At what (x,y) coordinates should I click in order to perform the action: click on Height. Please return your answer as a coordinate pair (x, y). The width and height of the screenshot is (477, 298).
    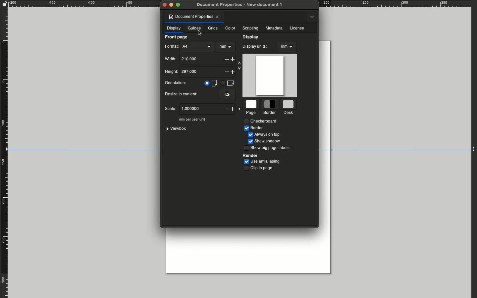
    Looking at the image, I should click on (170, 72).